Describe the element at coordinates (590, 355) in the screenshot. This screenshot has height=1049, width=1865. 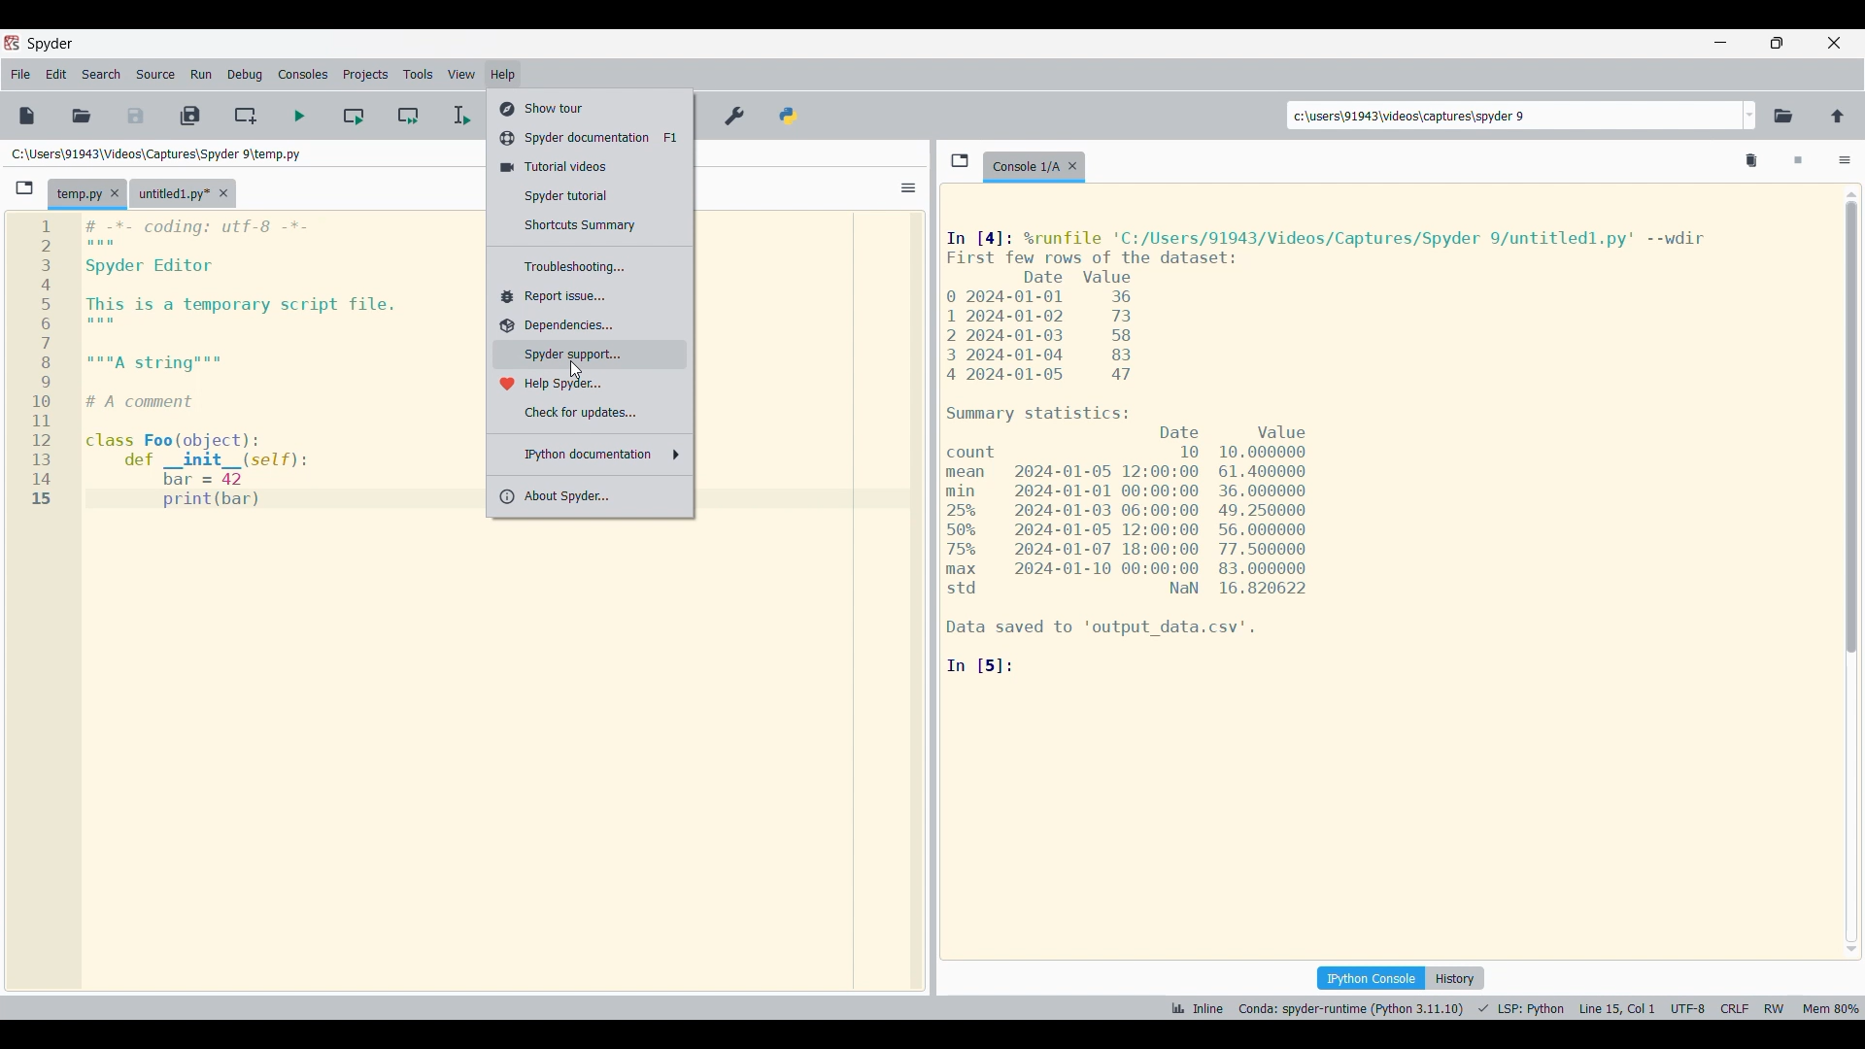
I see `Spyder support, highlighted by cursor` at that location.